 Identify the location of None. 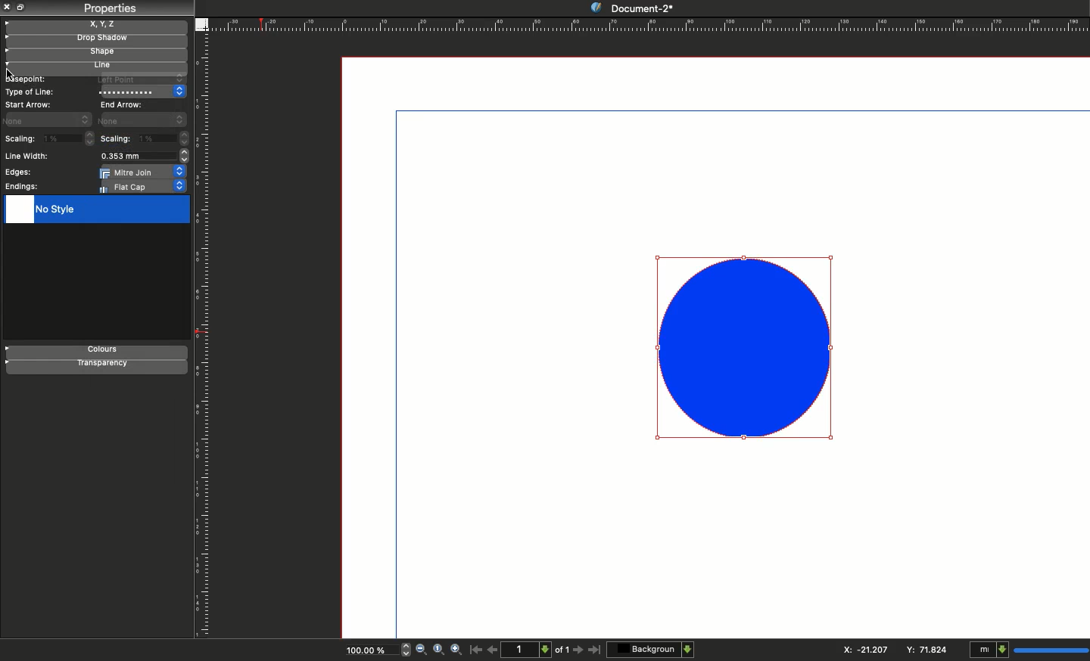
(48, 119).